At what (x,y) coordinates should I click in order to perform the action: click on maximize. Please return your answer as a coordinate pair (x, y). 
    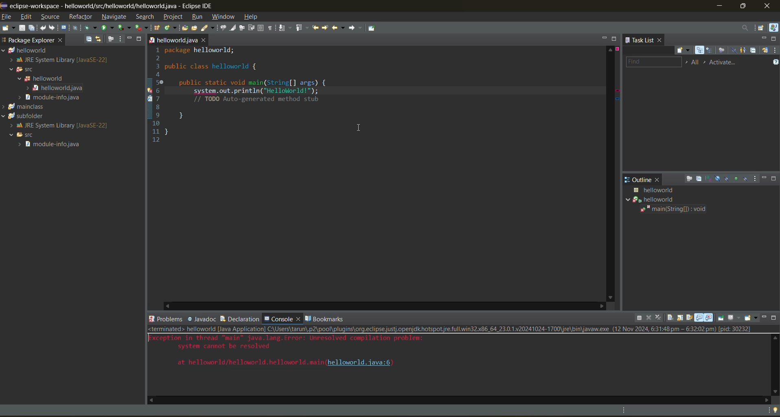
    Looking at the image, I should click on (743, 7).